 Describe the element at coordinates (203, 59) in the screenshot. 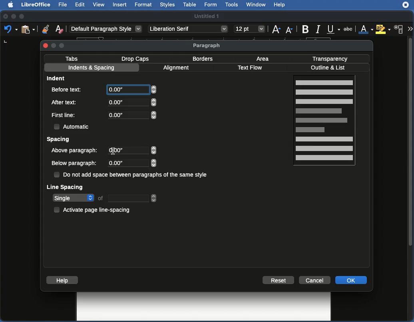

I see `Border` at that location.